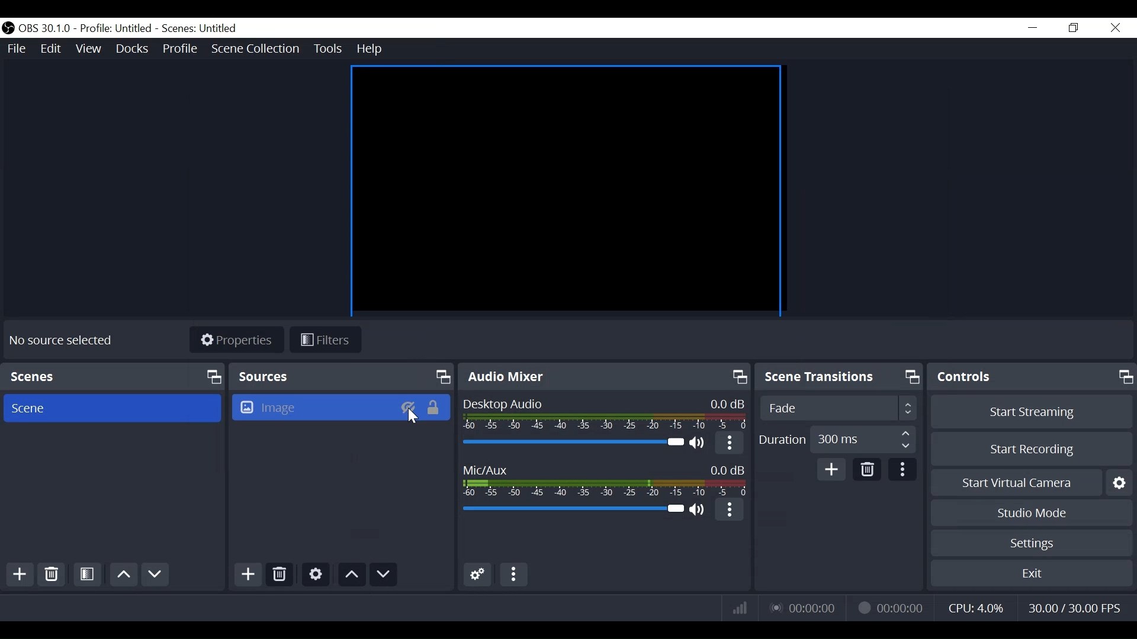  What do you see at coordinates (569, 191) in the screenshot?
I see `Preview` at bounding box center [569, 191].